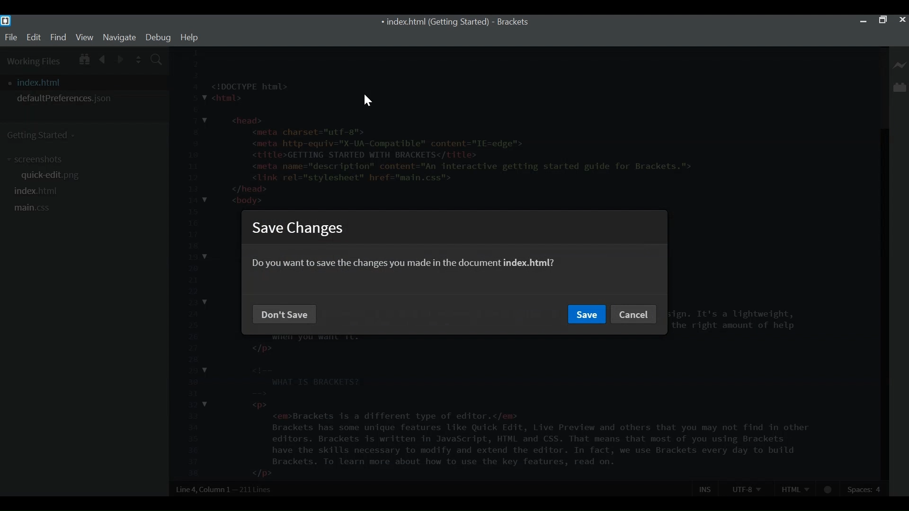 This screenshot has height=511, width=909. What do you see at coordinates (900, 66) in the screenshot?
I see `Live Preview` at bounding box center [900, 66].